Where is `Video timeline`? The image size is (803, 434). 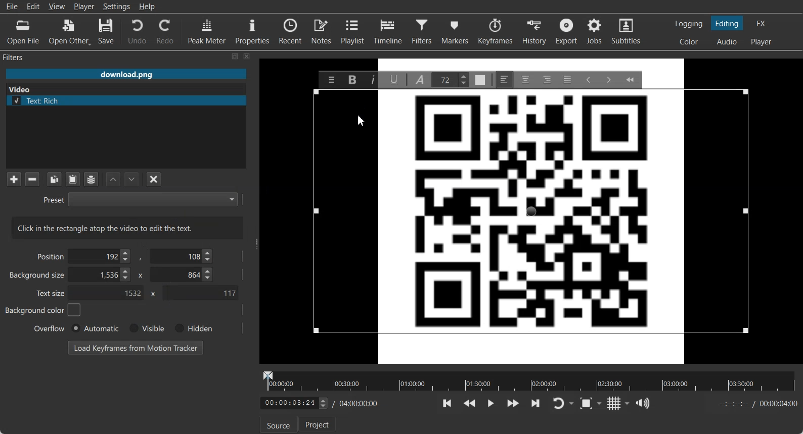 Video timeline is located at coordinates (529, 380).